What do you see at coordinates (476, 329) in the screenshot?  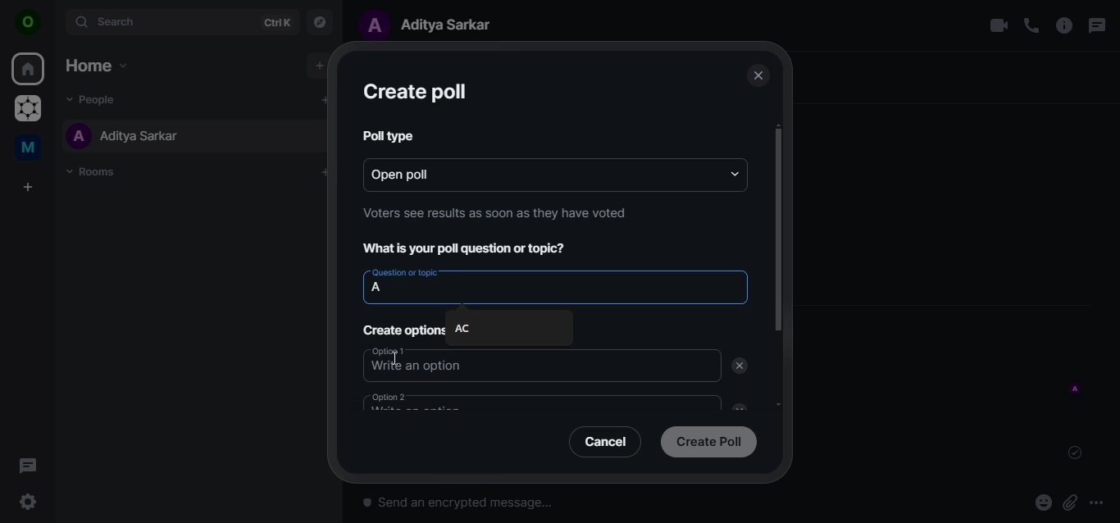 I see `ac` at bounding box center [476, 329].